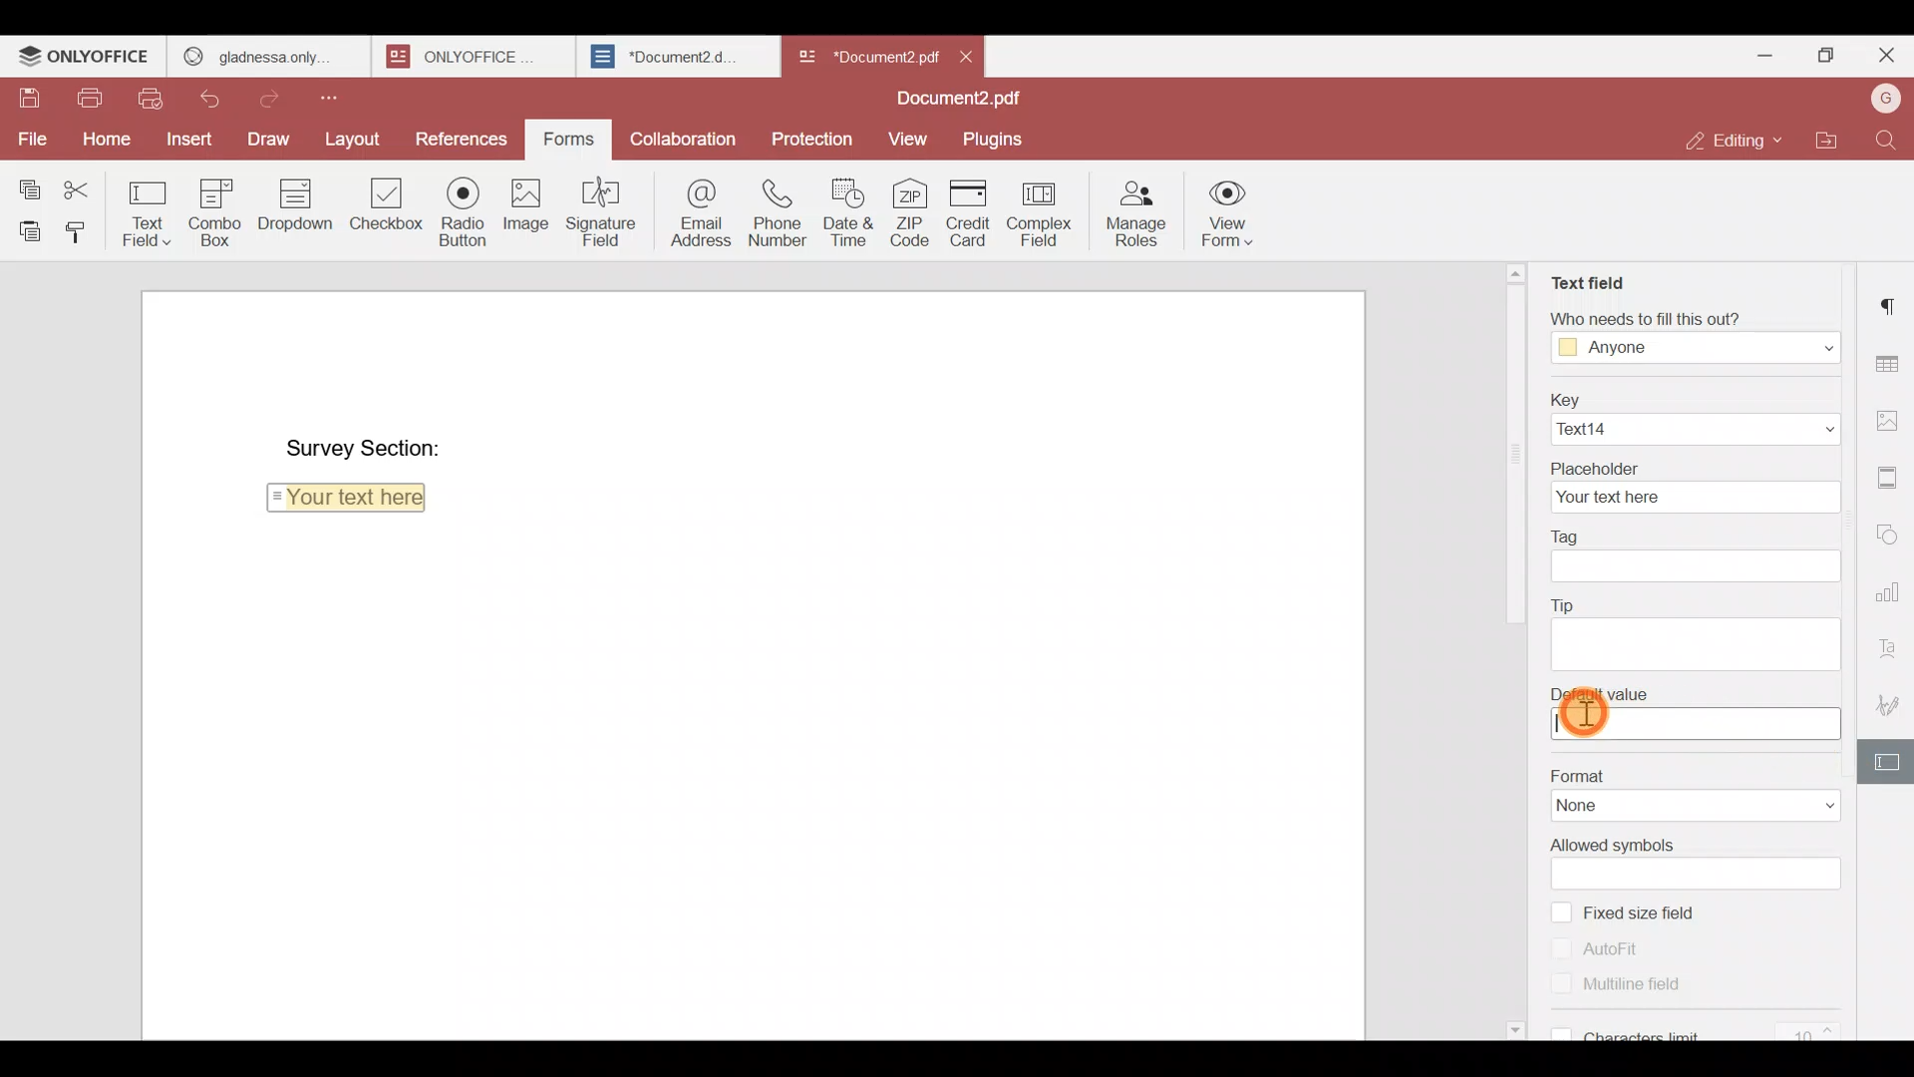 This screenshot has width=1914, height=1077. What do you see at coordinates (1688, 396) in the screenshot?
I see `Key` at bounding box center [1688, 396].